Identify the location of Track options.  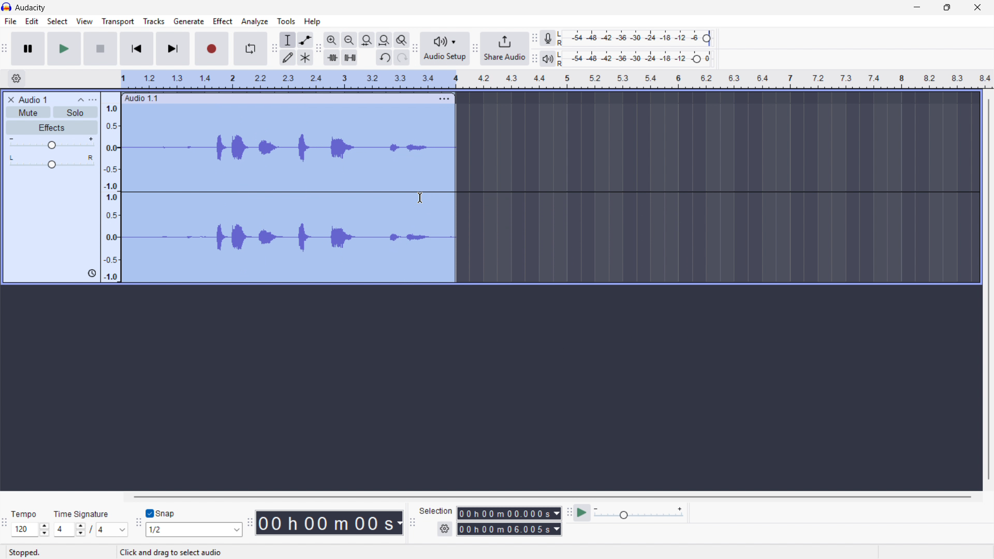
(443, 97).